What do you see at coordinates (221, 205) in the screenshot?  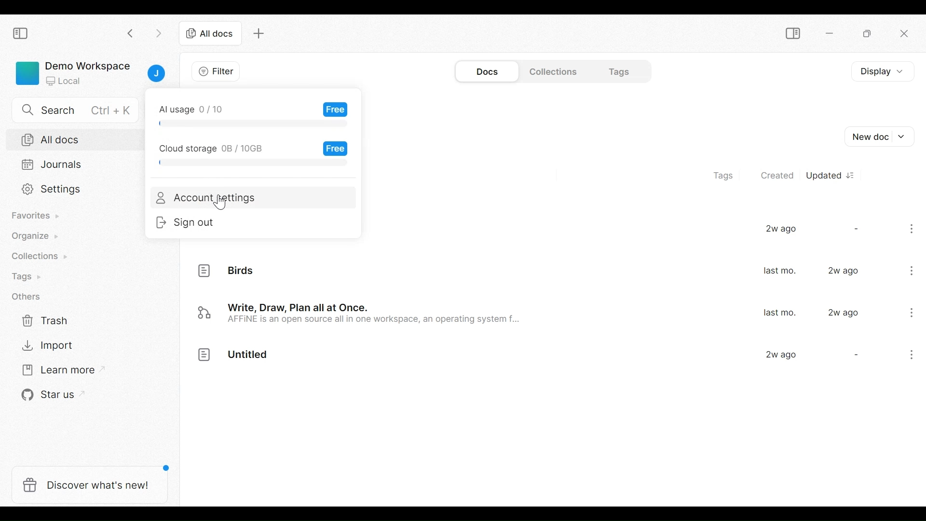 I see `cursor` at bounding box center [221, 205].